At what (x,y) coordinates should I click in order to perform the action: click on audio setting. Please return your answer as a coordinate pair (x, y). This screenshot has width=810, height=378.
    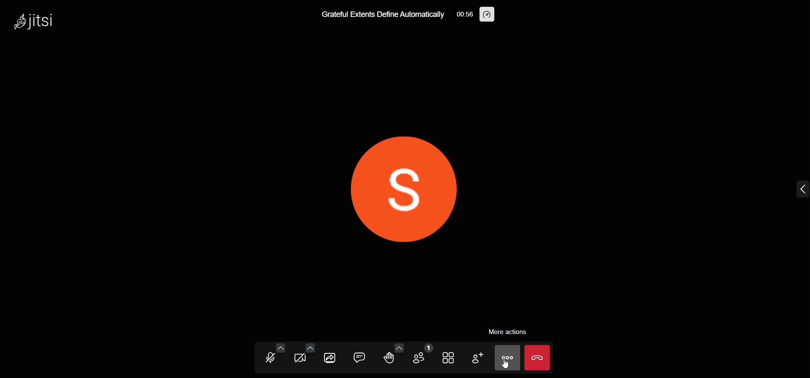
    Looking at the image, I should click on (284, 348).